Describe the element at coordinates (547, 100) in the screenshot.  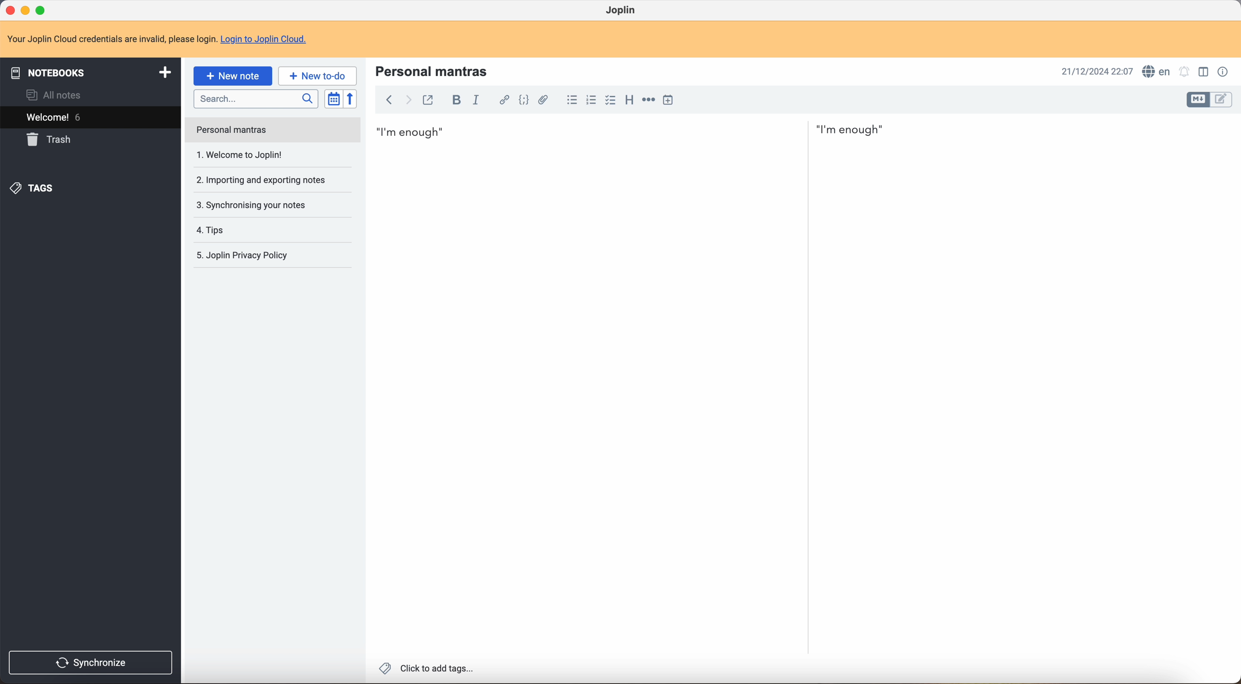
I see `attach file` at that location.